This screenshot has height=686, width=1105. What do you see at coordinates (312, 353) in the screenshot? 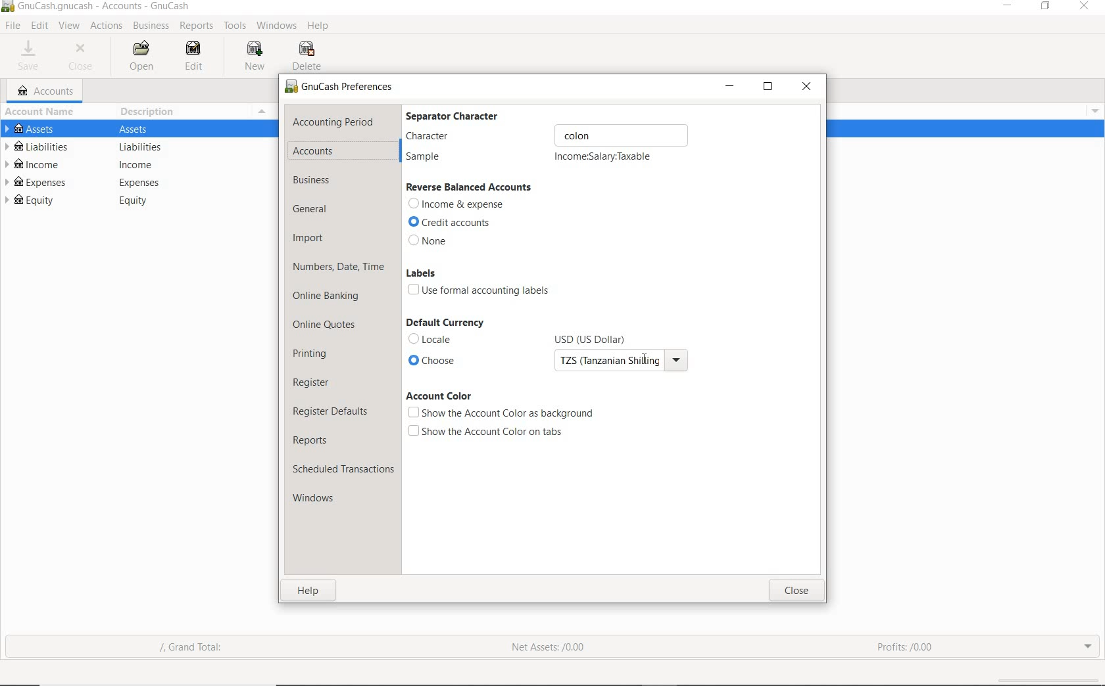
I see `printing` at bounding box center [312, 353].